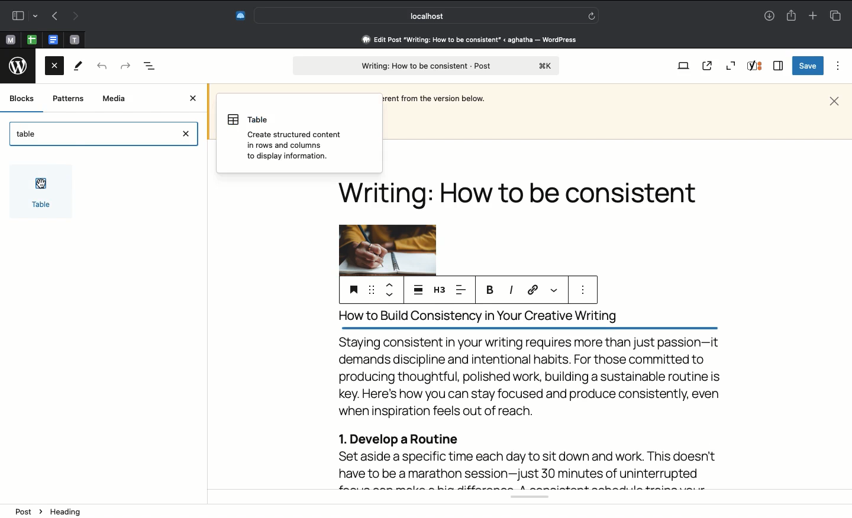 The image size is (852, 518). I want to click on Add new tab, so click(814, 15).